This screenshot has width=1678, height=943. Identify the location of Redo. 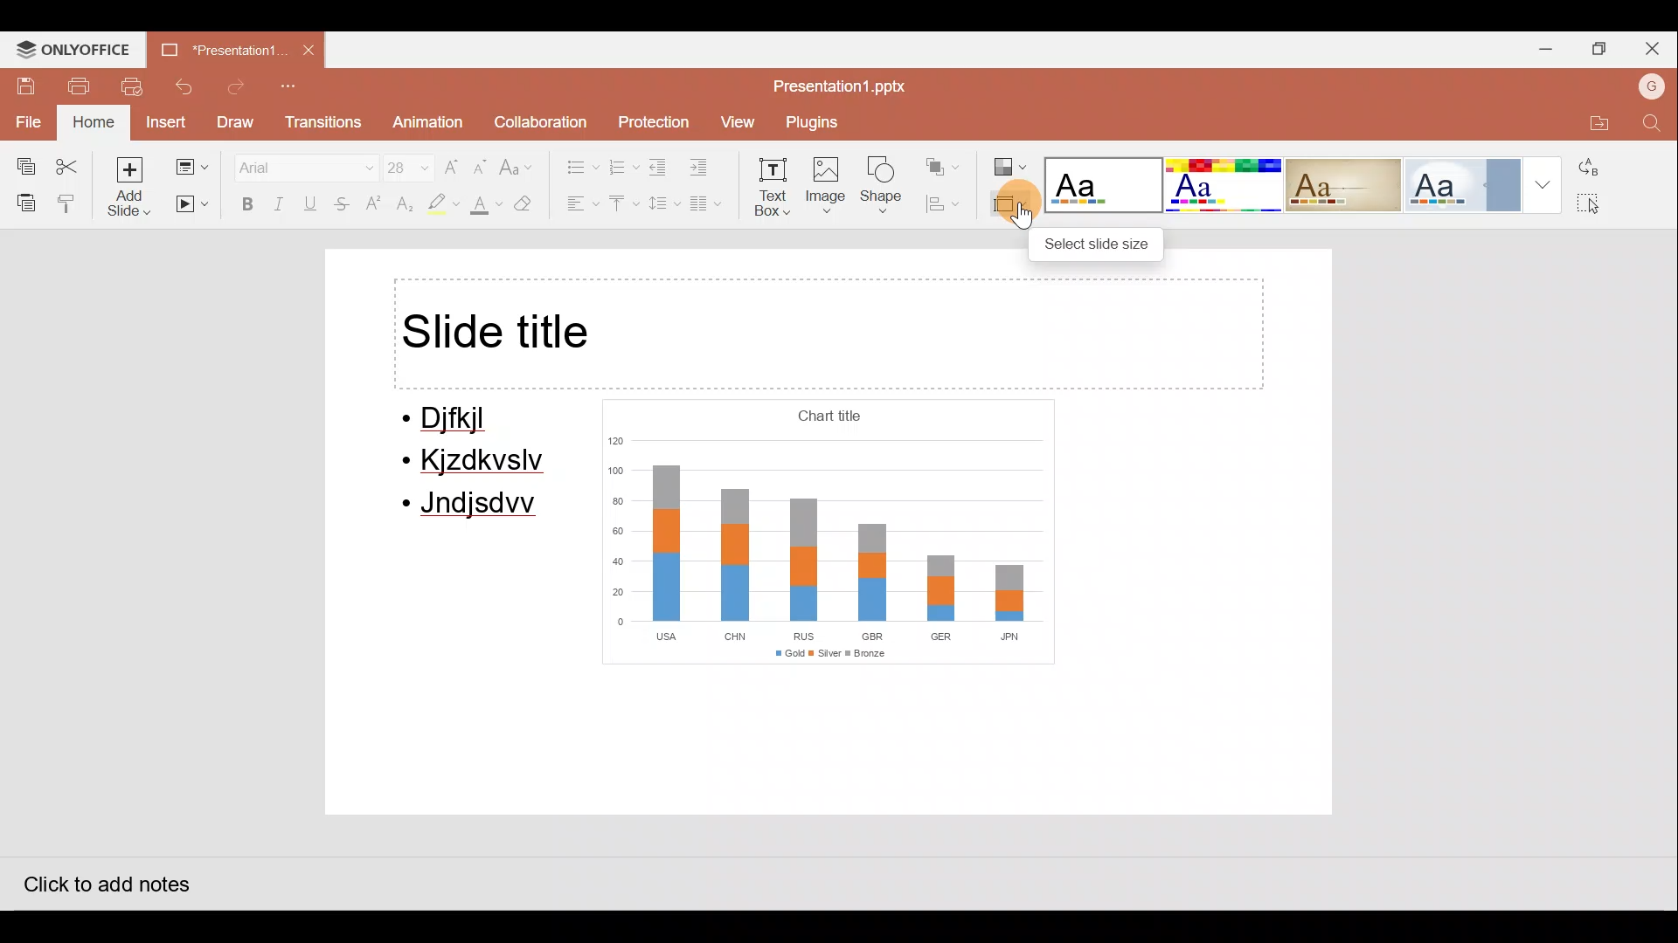
(237, 87).